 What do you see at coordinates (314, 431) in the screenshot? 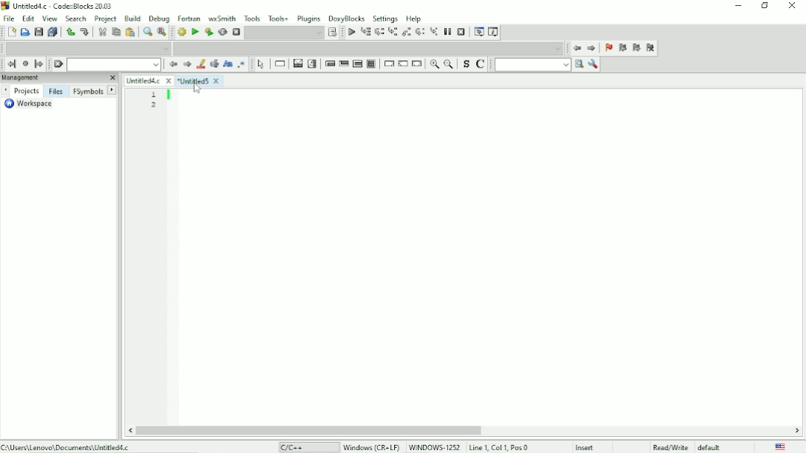
I see `Horizontal scrollbar` at bounding box center [314, 431].